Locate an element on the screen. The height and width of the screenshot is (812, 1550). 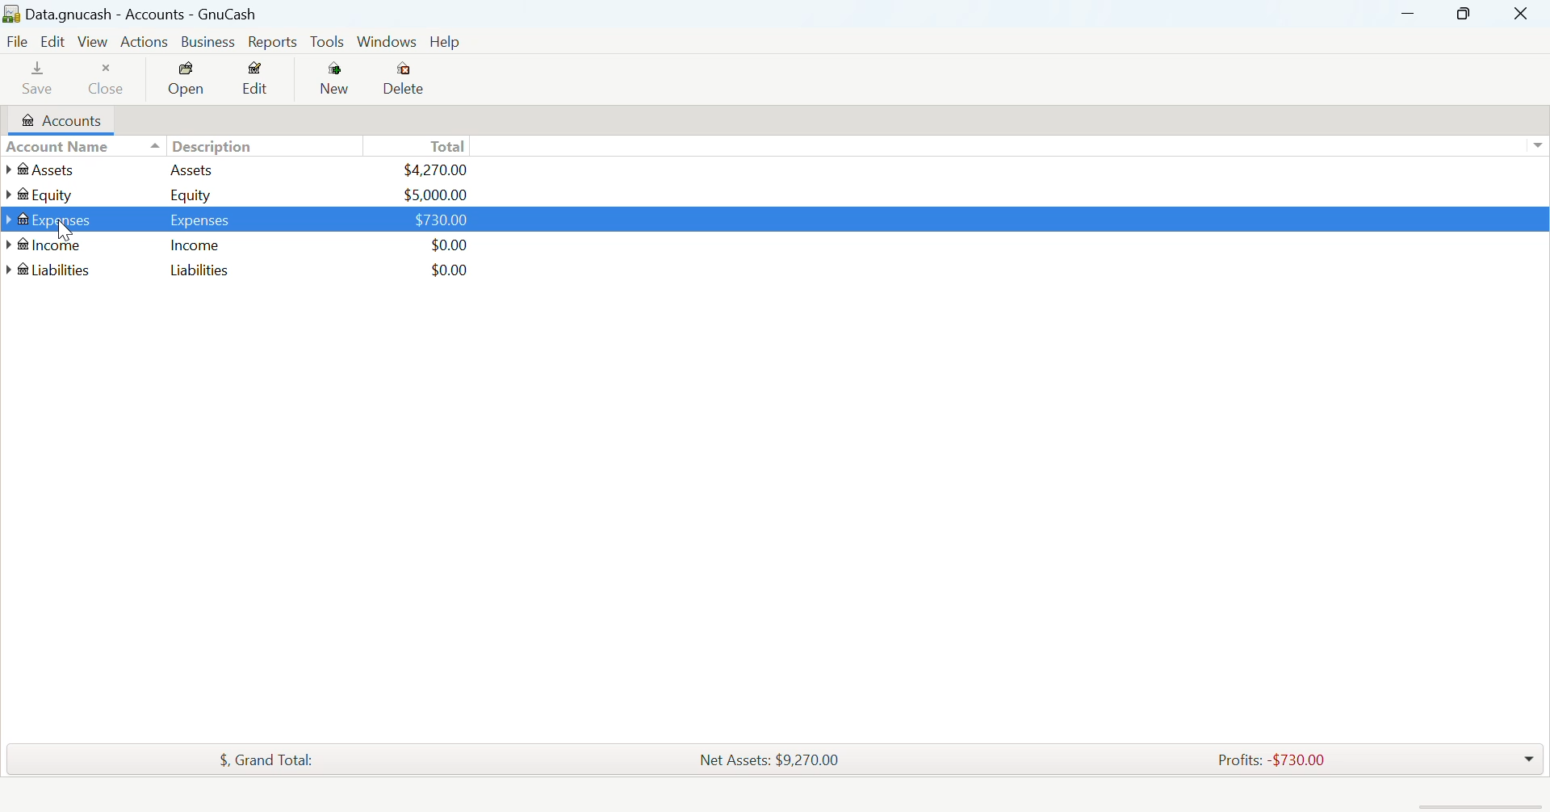
Accounts Column Headings is located at coordinates (242, 149).